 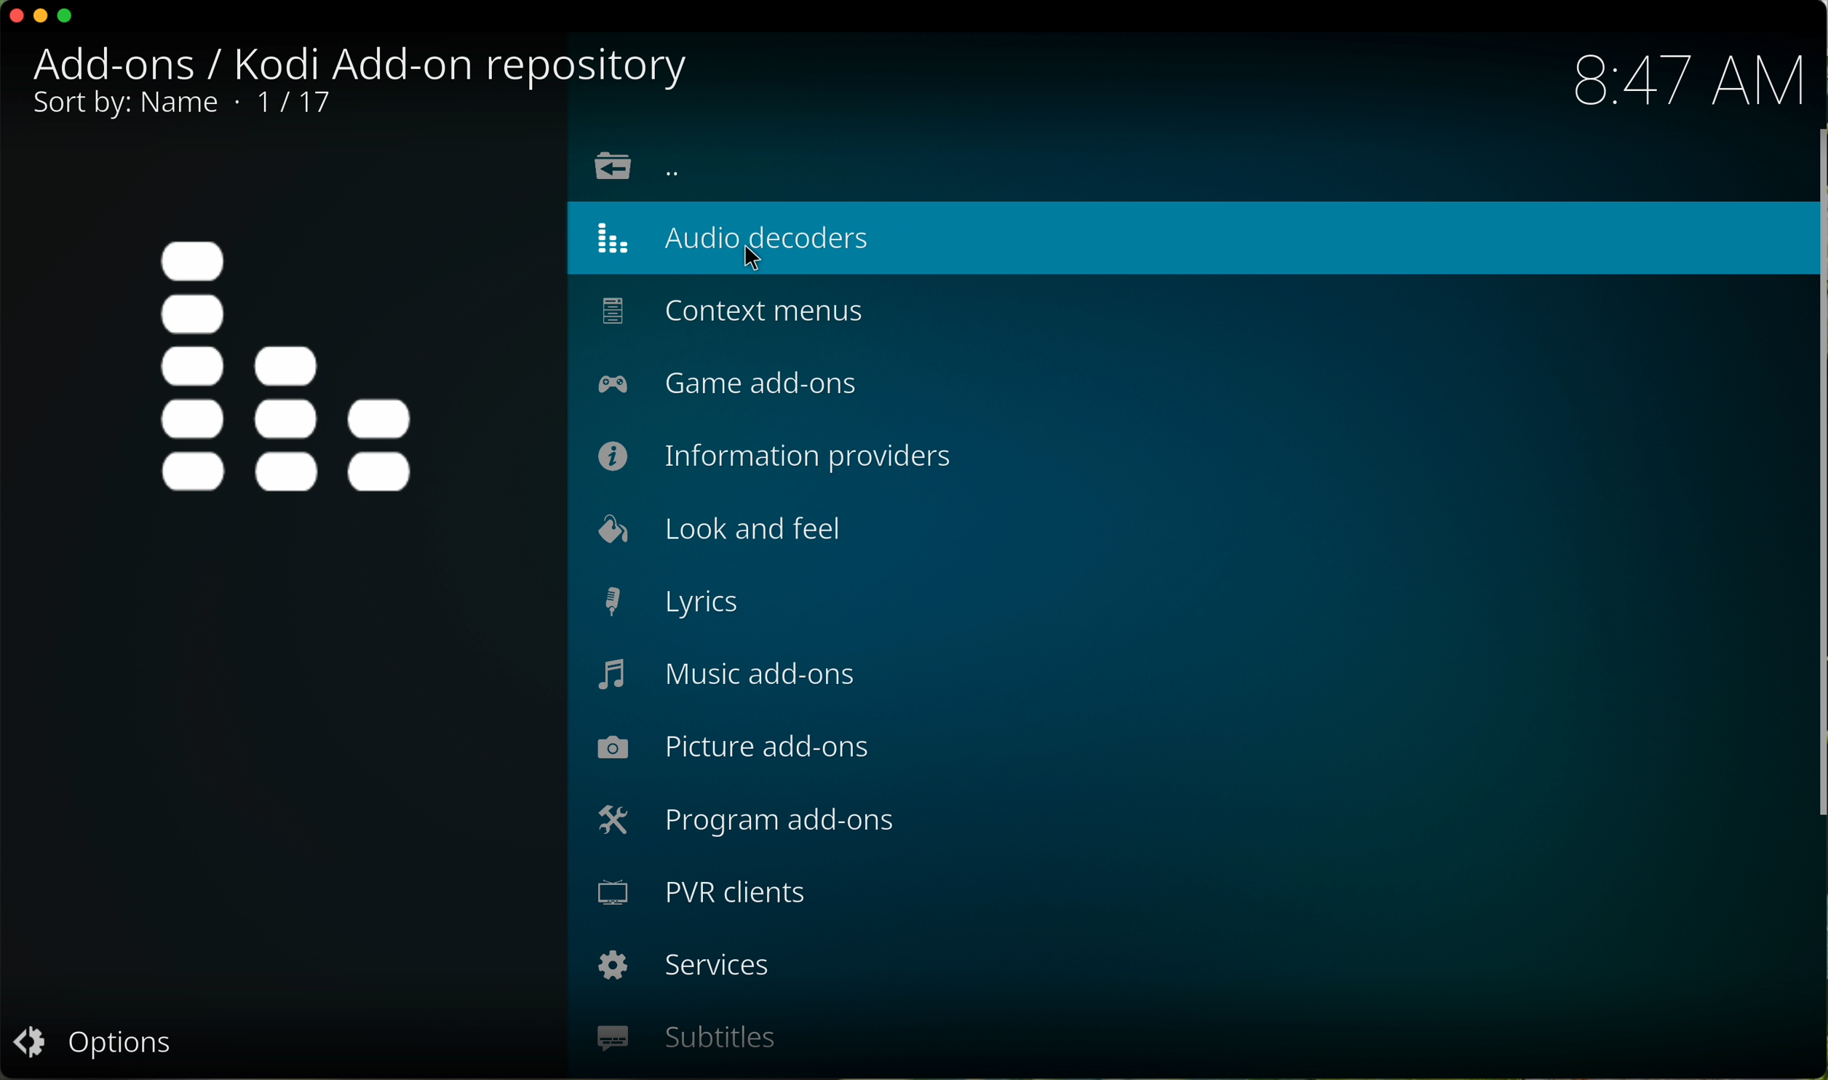 What do you see at coordinates (1685, 78) in the screenshot?
I see `hour` at bounding box center [1685, 78].